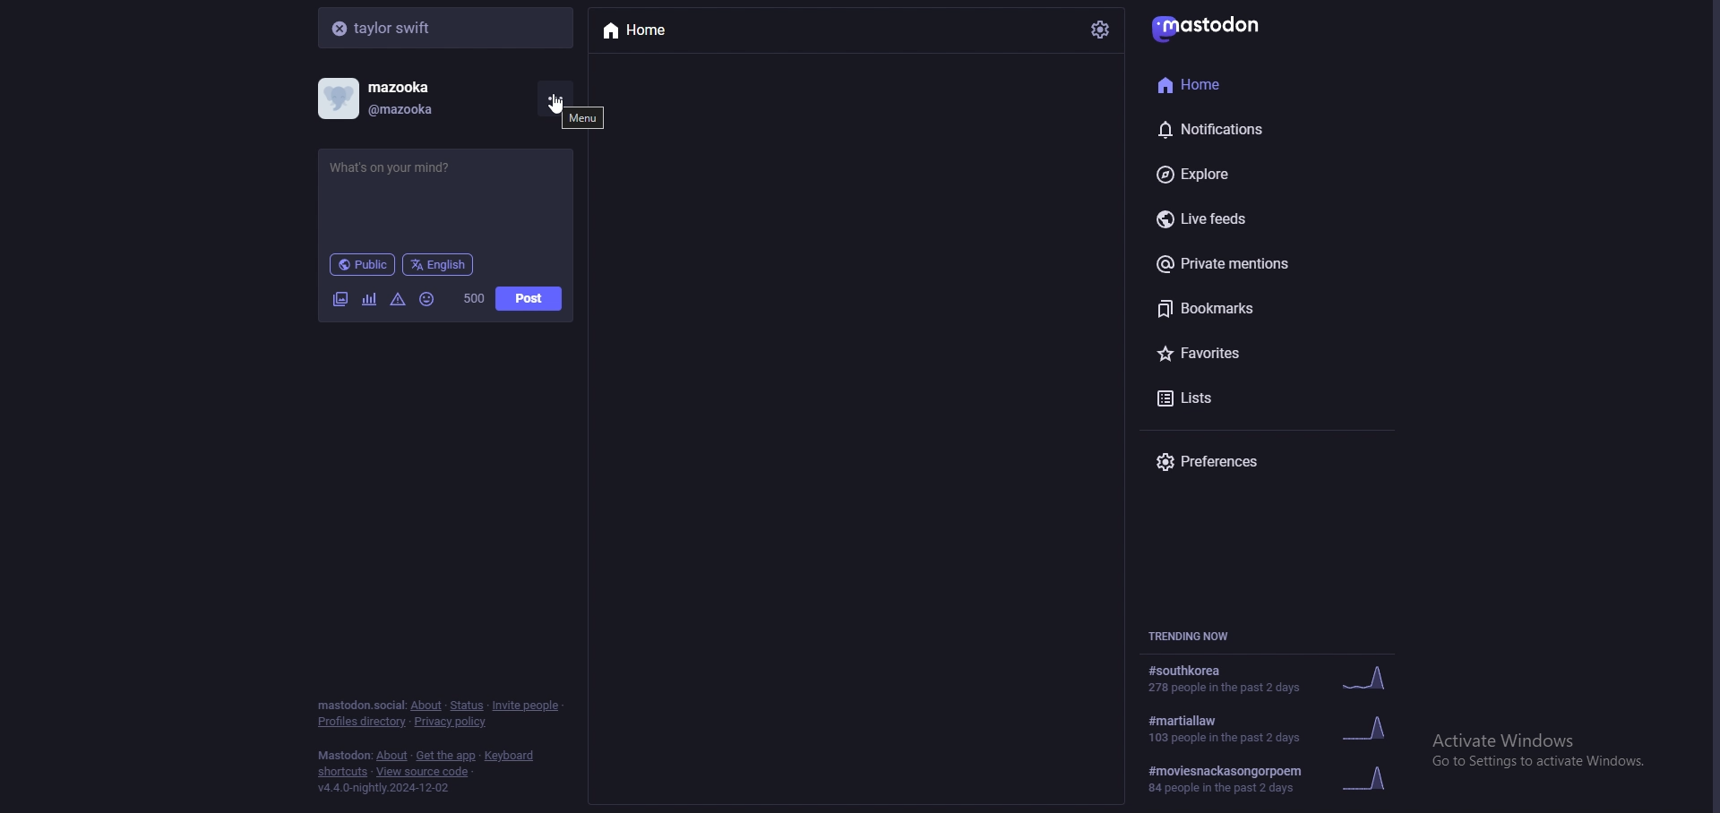 The width and height of the screenshot is (1720, 813). Describe the element at coordinates (643, 29) in the screenshot. I see `home` at that location.